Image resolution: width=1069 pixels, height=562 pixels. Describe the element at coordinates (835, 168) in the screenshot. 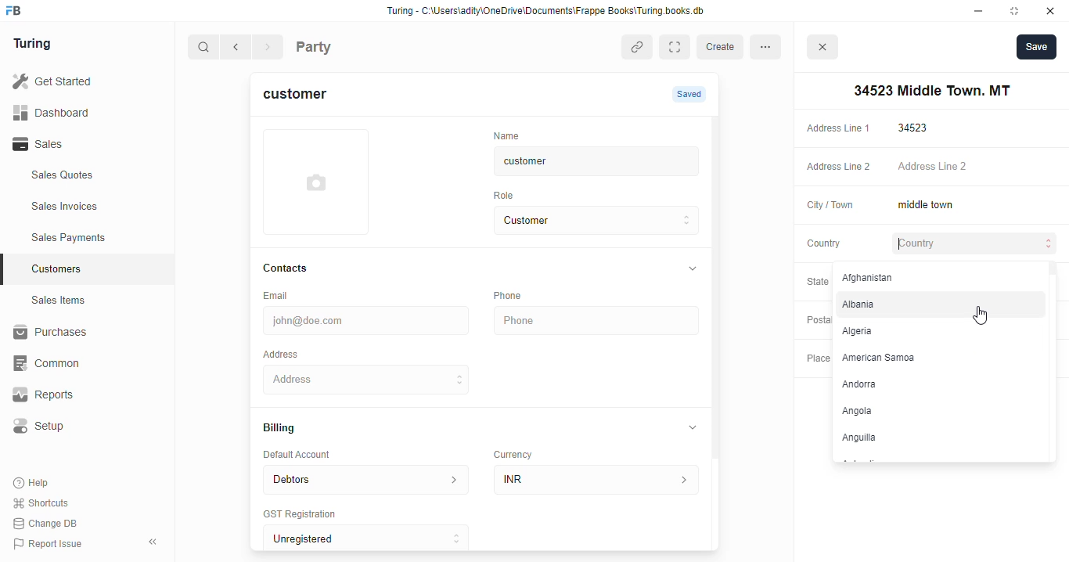

I see `Address Line 2` at that location.